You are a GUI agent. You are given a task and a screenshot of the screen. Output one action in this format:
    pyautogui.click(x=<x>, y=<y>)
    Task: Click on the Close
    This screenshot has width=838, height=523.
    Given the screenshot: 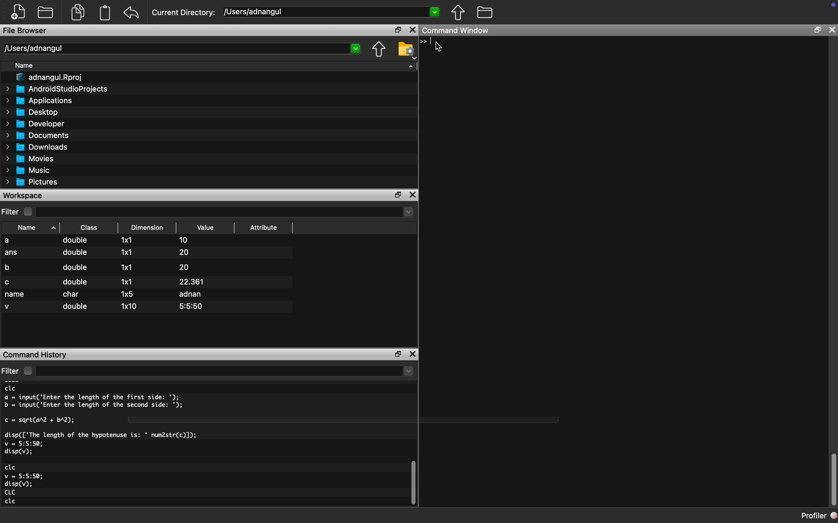 What is the action you would take?
    pyautogui.click(x=414, y=352)
    